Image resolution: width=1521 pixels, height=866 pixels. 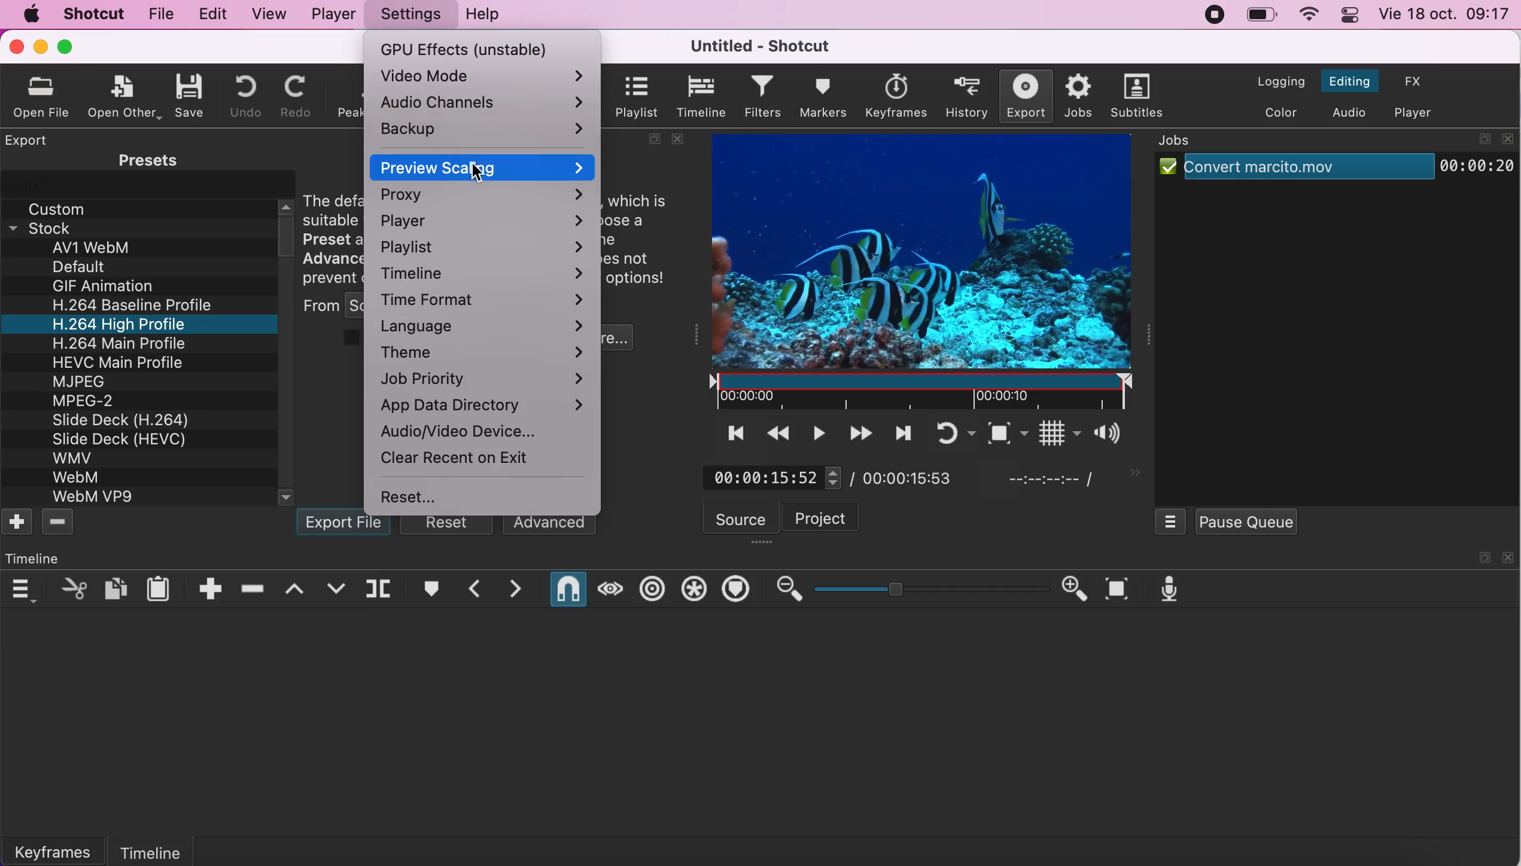 What do you see at coordinates (107, 248) in the screenshot?
I see `av1 webm` at bounding box center [107, 248].